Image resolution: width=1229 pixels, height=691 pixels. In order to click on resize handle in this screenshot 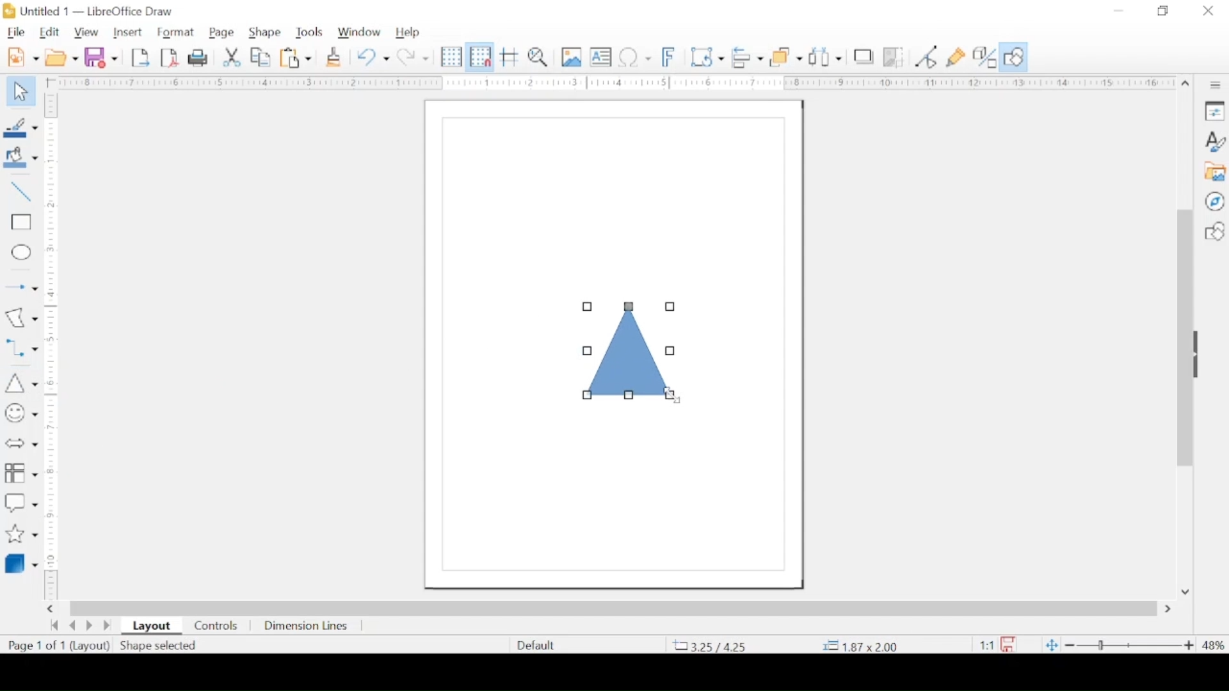, I will do `click(672, 351)`.